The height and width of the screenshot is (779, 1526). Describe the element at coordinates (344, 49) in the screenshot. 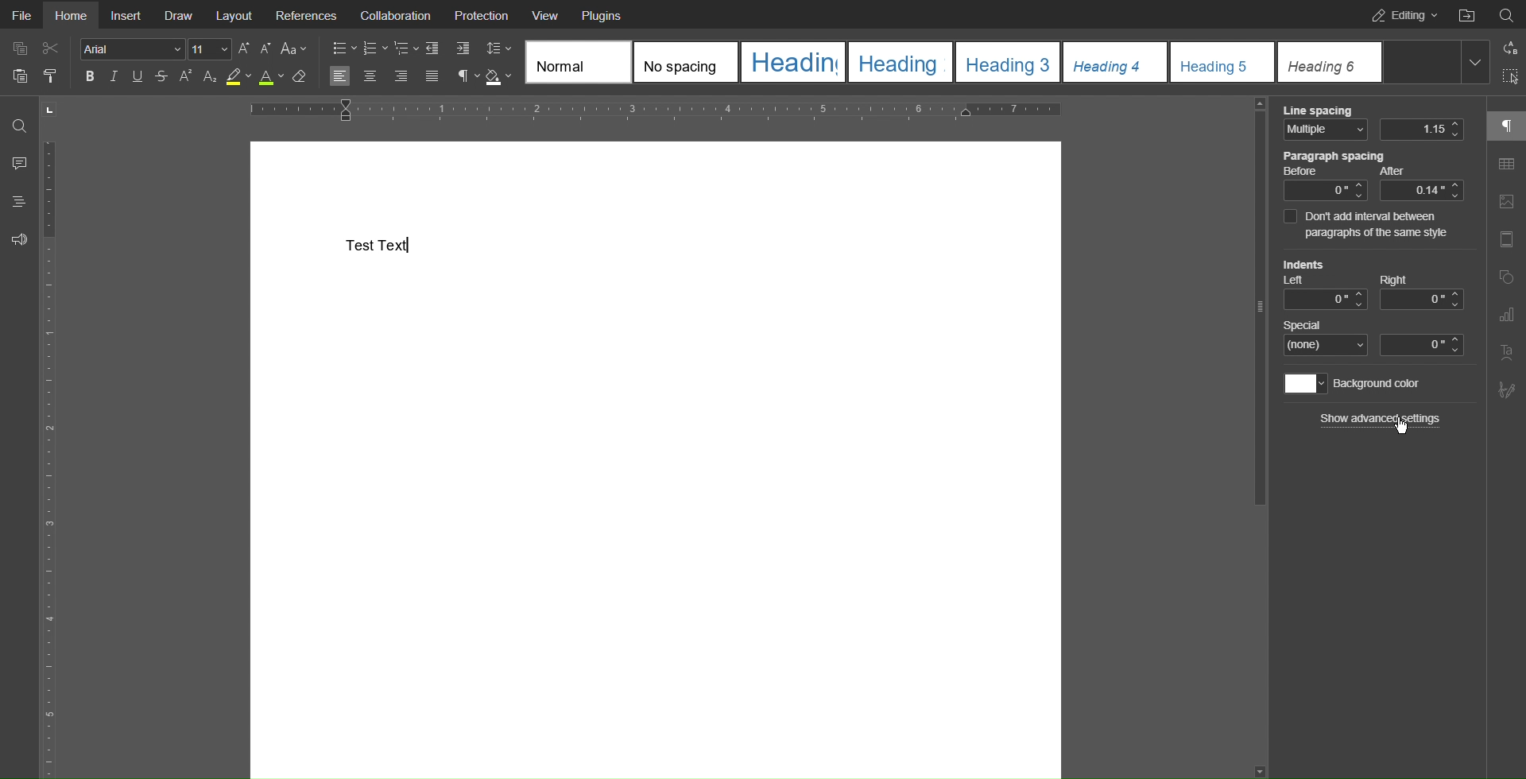

I see `Bullet List` at that location.